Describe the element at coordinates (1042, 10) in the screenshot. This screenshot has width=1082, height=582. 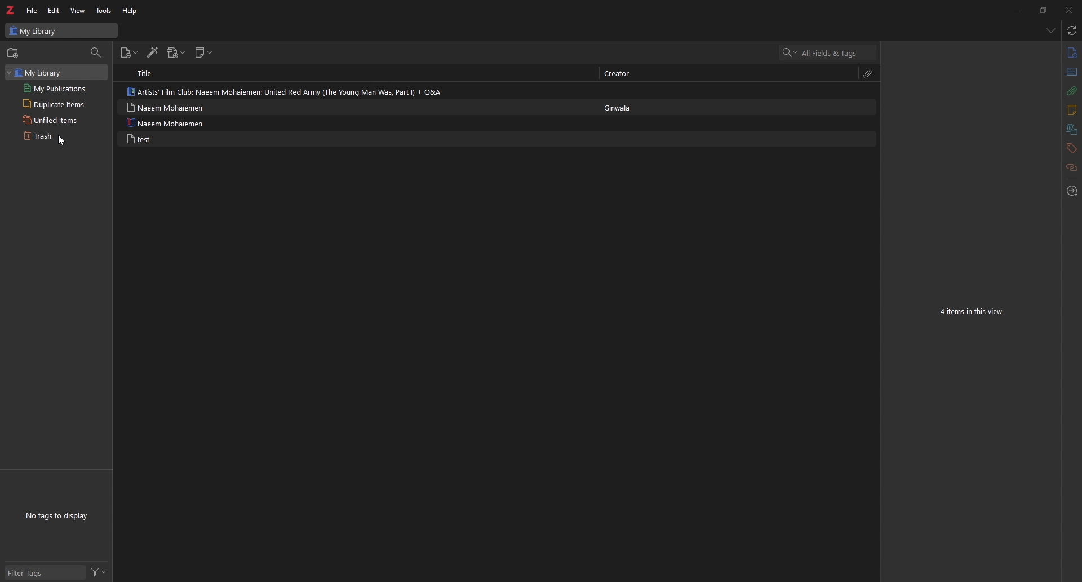
I see `resize` at that location.